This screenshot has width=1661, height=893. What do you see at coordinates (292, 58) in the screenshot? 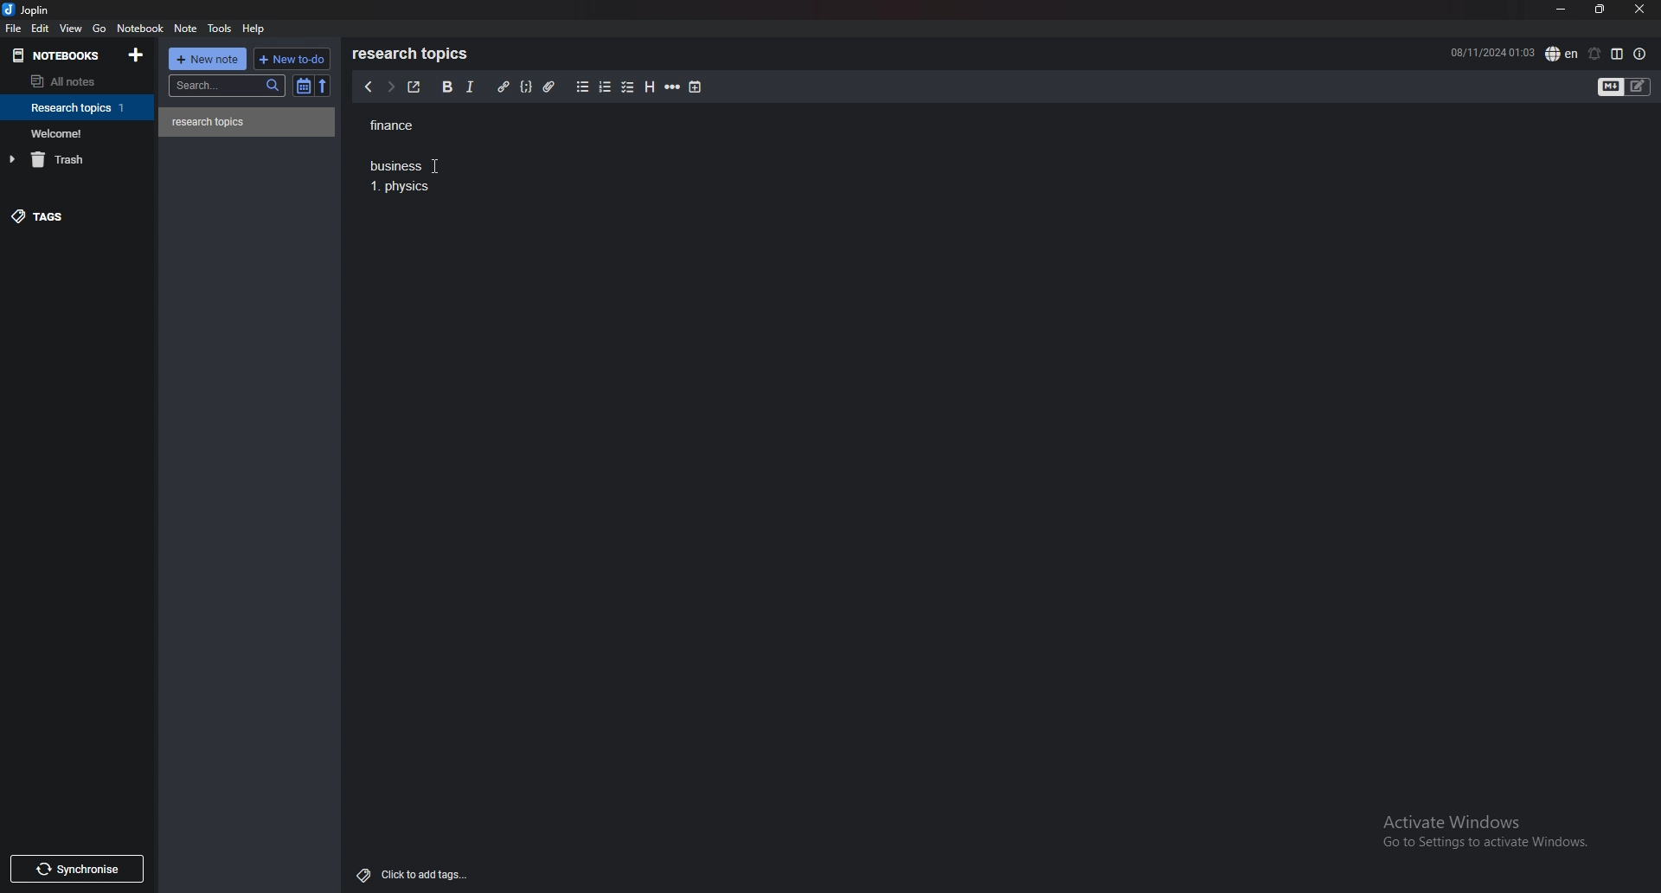
I see `new todo` at bounding box center [292, 58].